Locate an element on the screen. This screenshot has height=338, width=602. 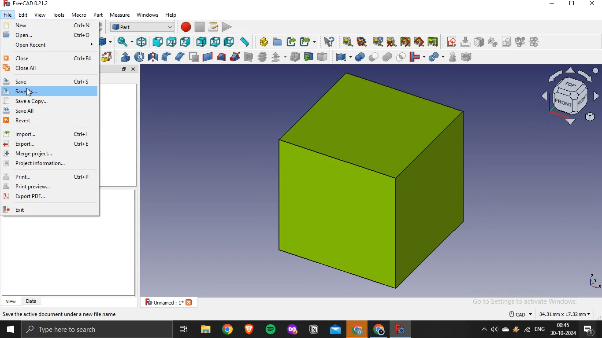
toggle delta is located at coordinates (434, 41).